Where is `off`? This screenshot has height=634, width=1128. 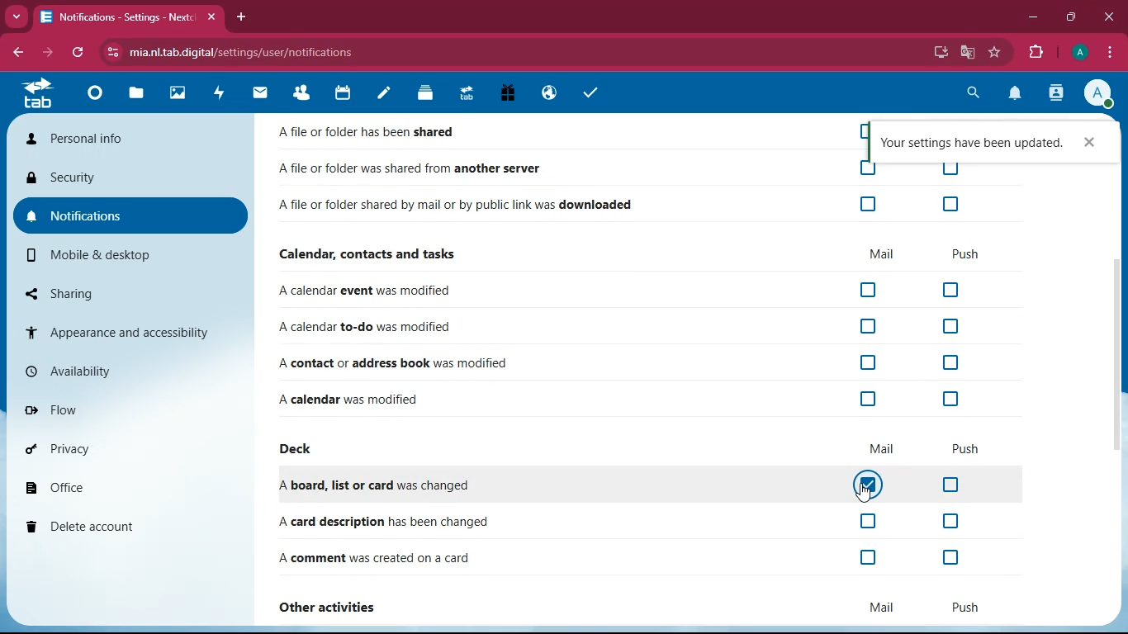 off is located at coordinates (860, 131).